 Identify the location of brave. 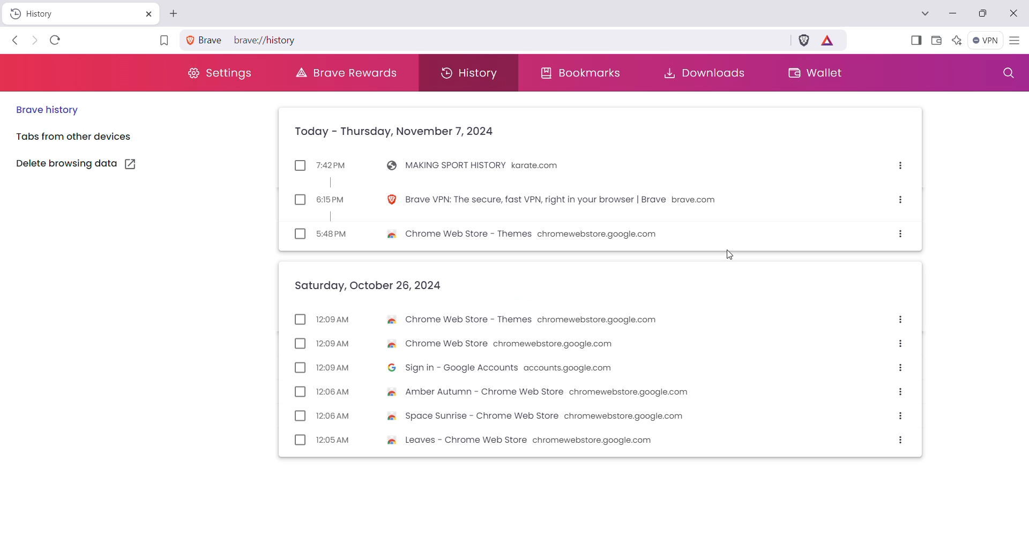
(205, 40).